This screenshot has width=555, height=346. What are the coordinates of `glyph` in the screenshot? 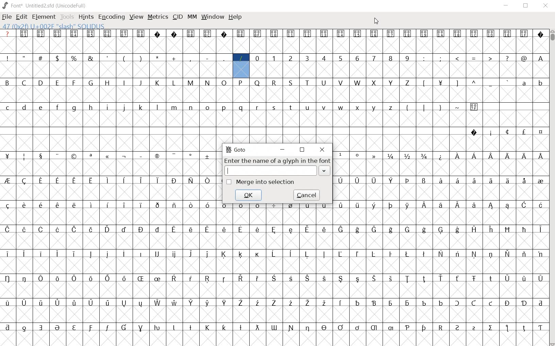 It's located at (190, 58).